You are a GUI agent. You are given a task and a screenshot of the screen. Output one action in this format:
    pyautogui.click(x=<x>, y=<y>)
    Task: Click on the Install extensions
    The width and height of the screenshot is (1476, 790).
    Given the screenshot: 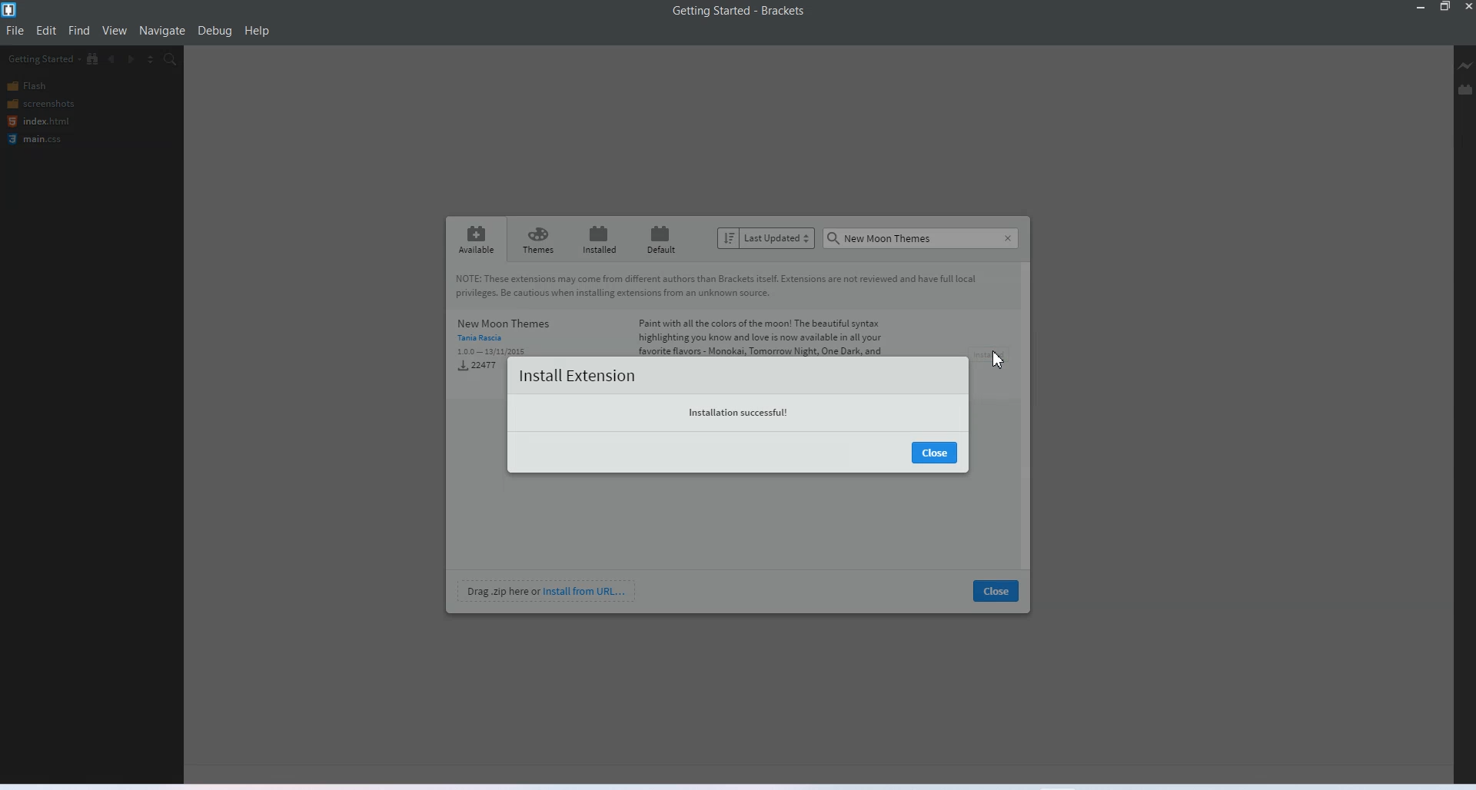 What is the action you would take?
    pyautogui.click(x=577, y=376)
    